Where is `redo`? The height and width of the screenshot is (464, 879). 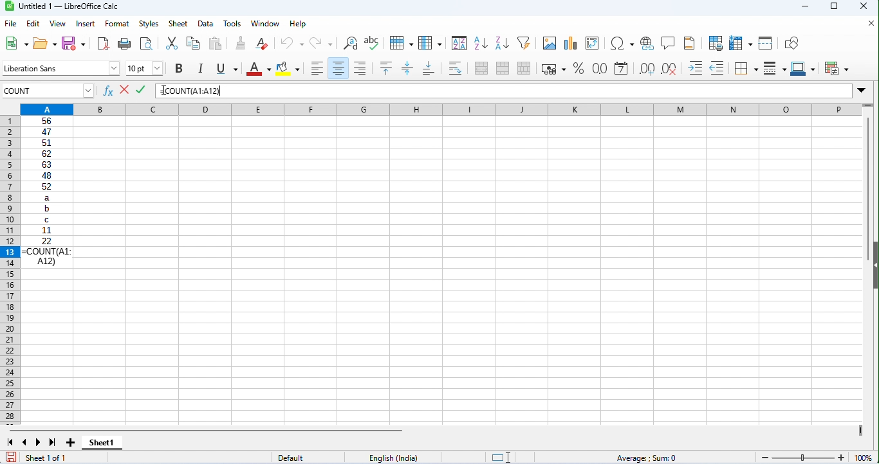
redo is located at coordinates (321, 44).